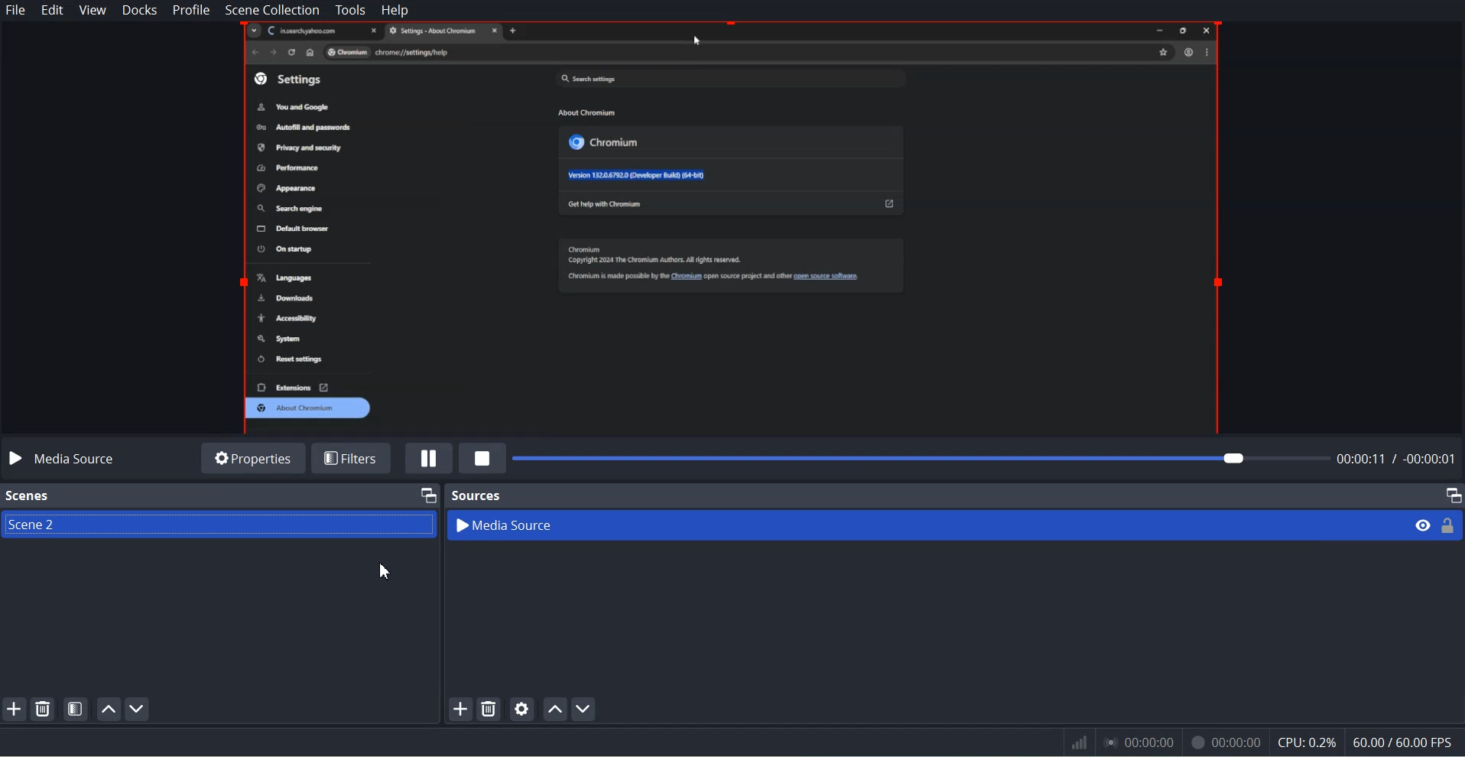 This screenshot has height=757, width=1465. I want to click on Properties, so click(252, 456).